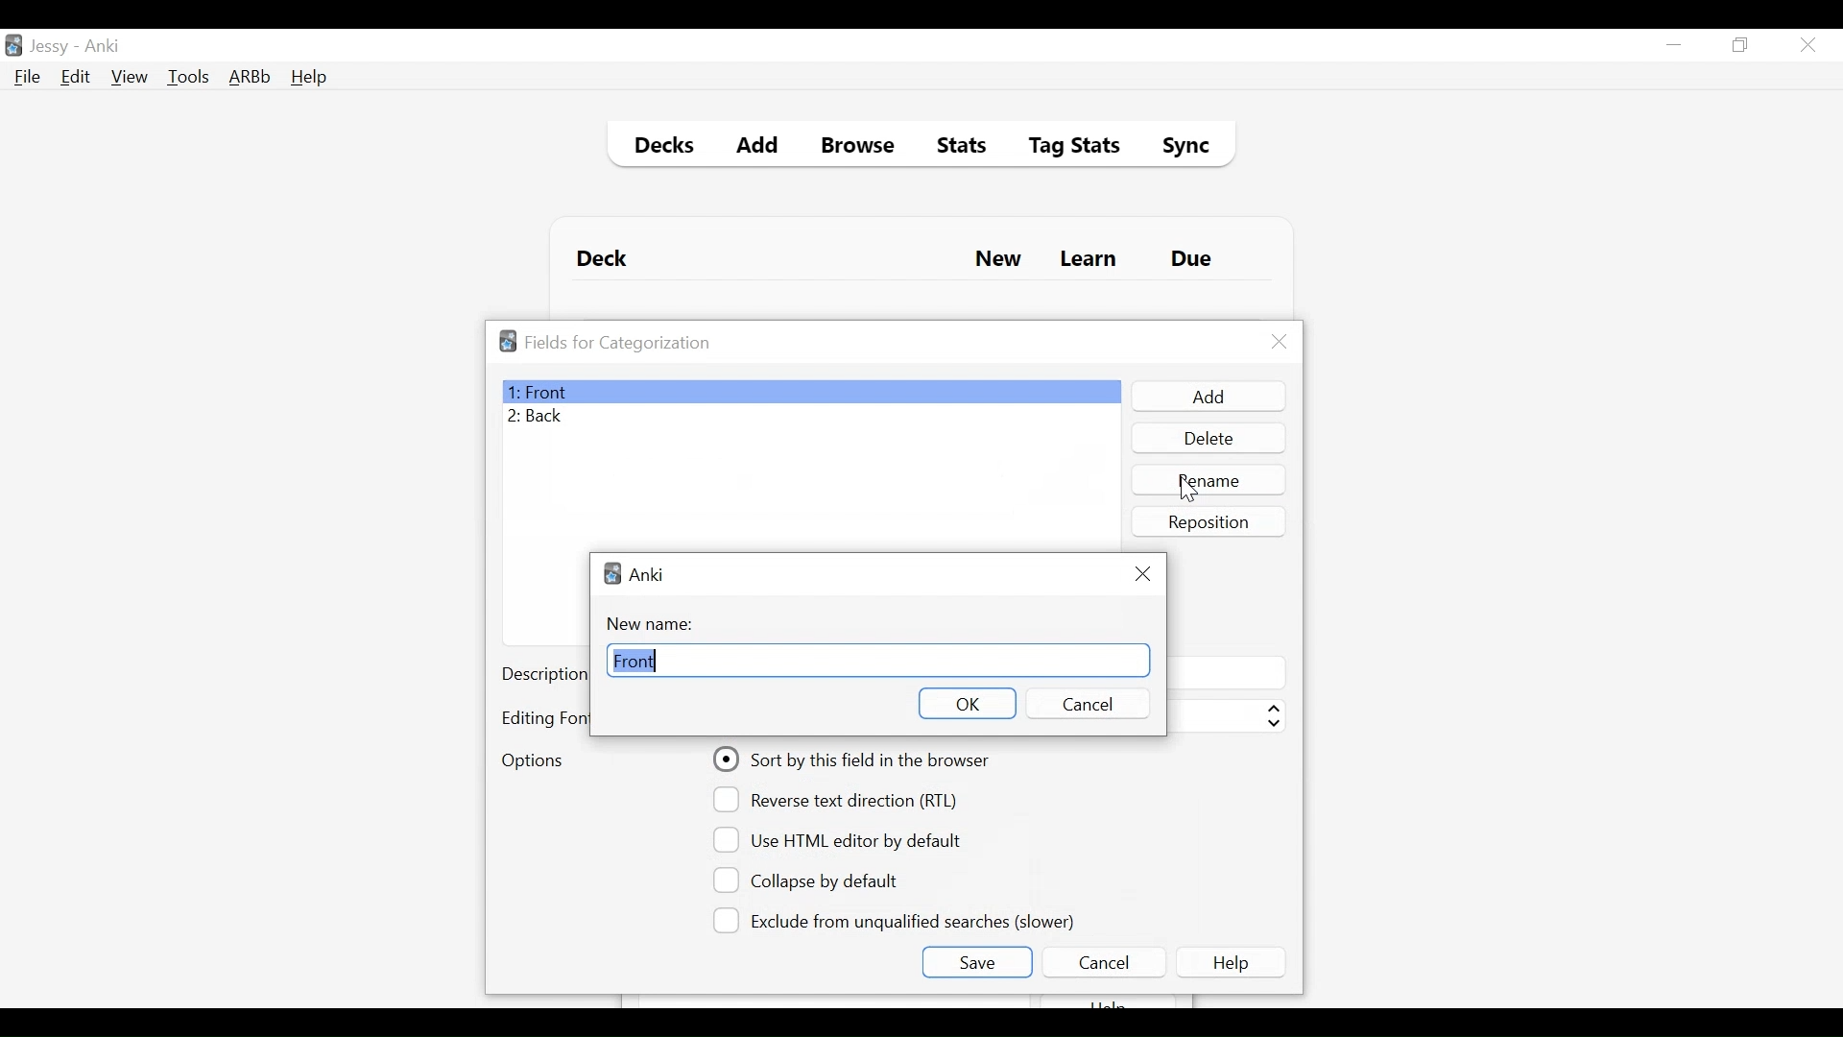  I want to click on Editing Font, so click(544, 718).